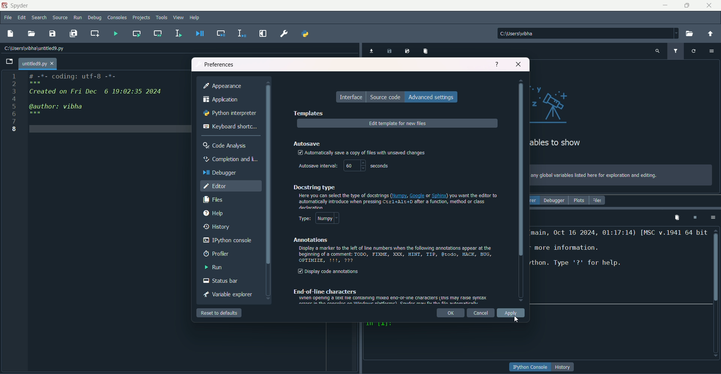  What do you see at coordinates (219, 282) in the screenshot?
I see `status bar` at bounding box center [219, 282].